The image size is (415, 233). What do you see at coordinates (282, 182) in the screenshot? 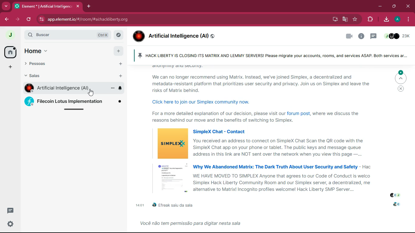
I see `WE HAVE MOVED TO SIMPLEX Anyone that agrees to our Code of Conduct is welco Simplex Hack Liberty Community Room and our Simplex server, a decentralized, me alternative to Matrix! Incognito profiles welcome! Hack Liberty SMP Server...` at bounding box center [282, 182].